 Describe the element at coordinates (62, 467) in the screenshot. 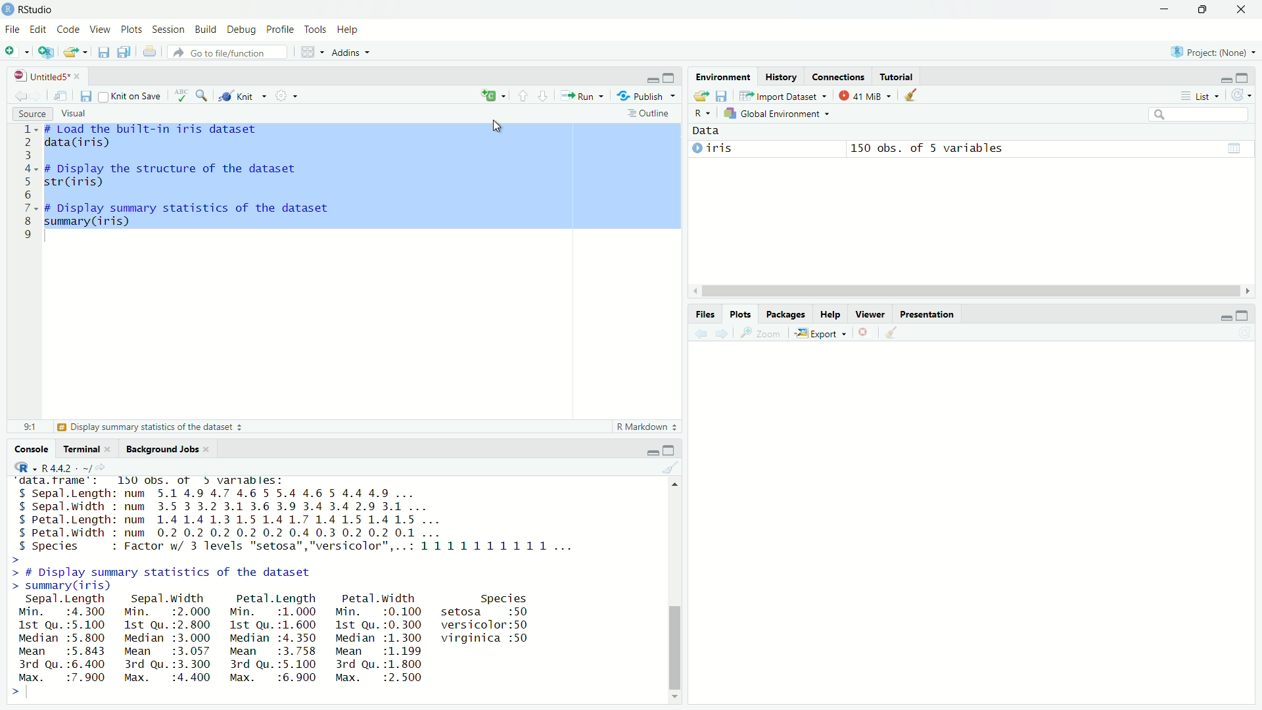

I see `R 4.4.2 - ~/` at that location.